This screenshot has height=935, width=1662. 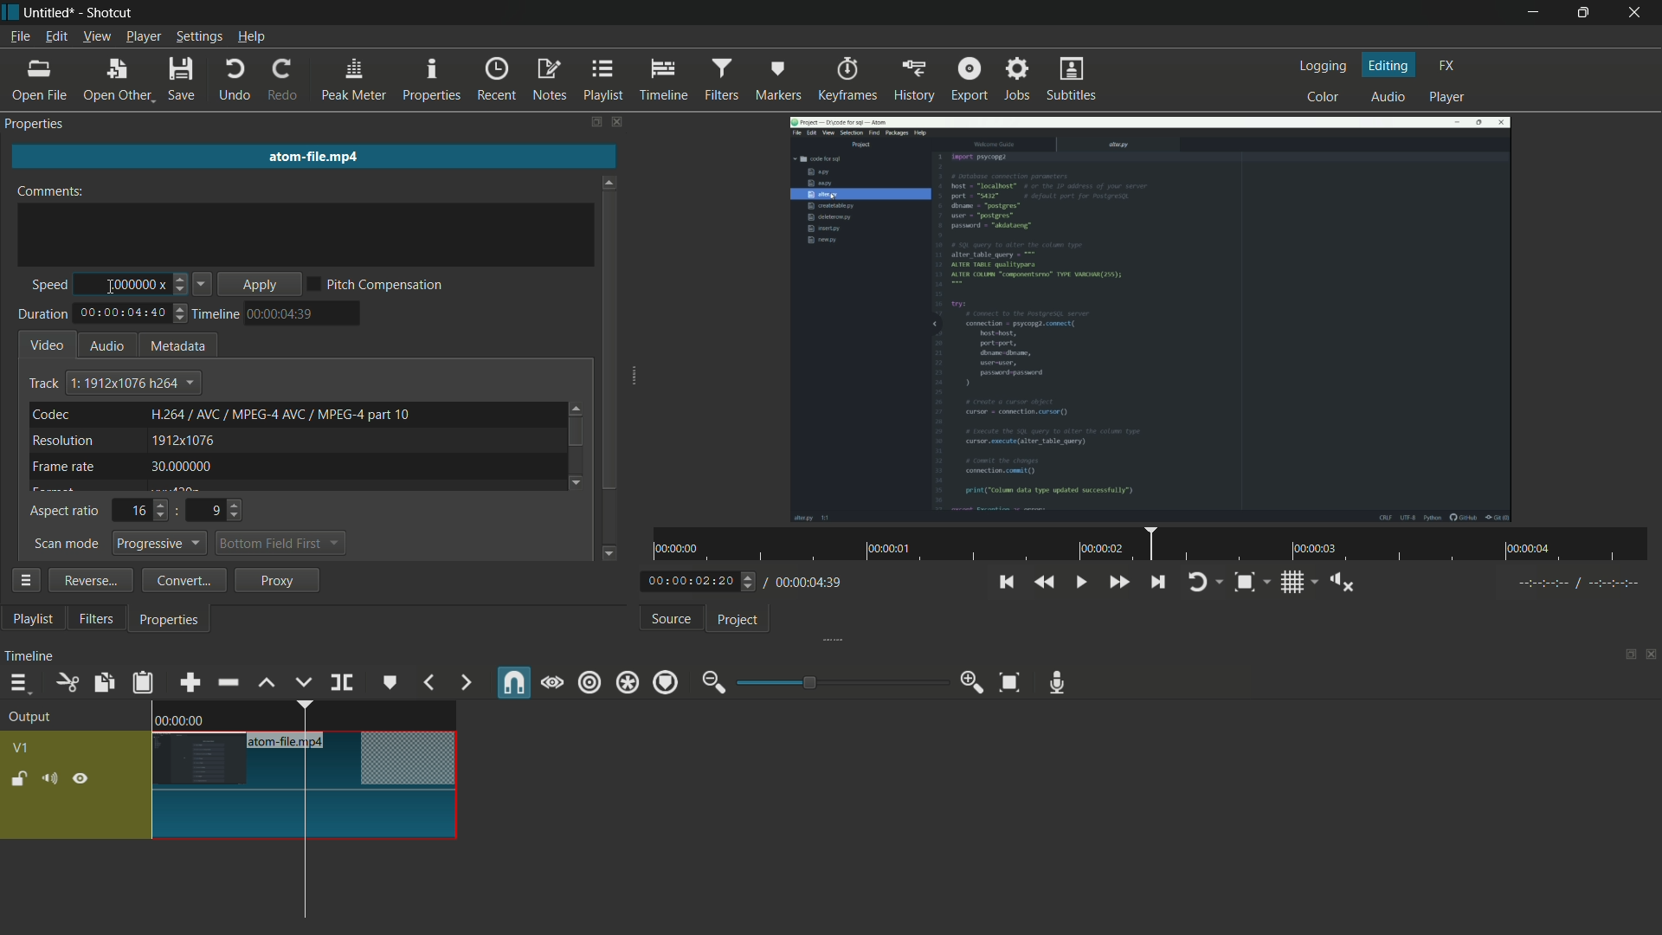 I want to click on quickly play forward, so click(x=1121, y=584).